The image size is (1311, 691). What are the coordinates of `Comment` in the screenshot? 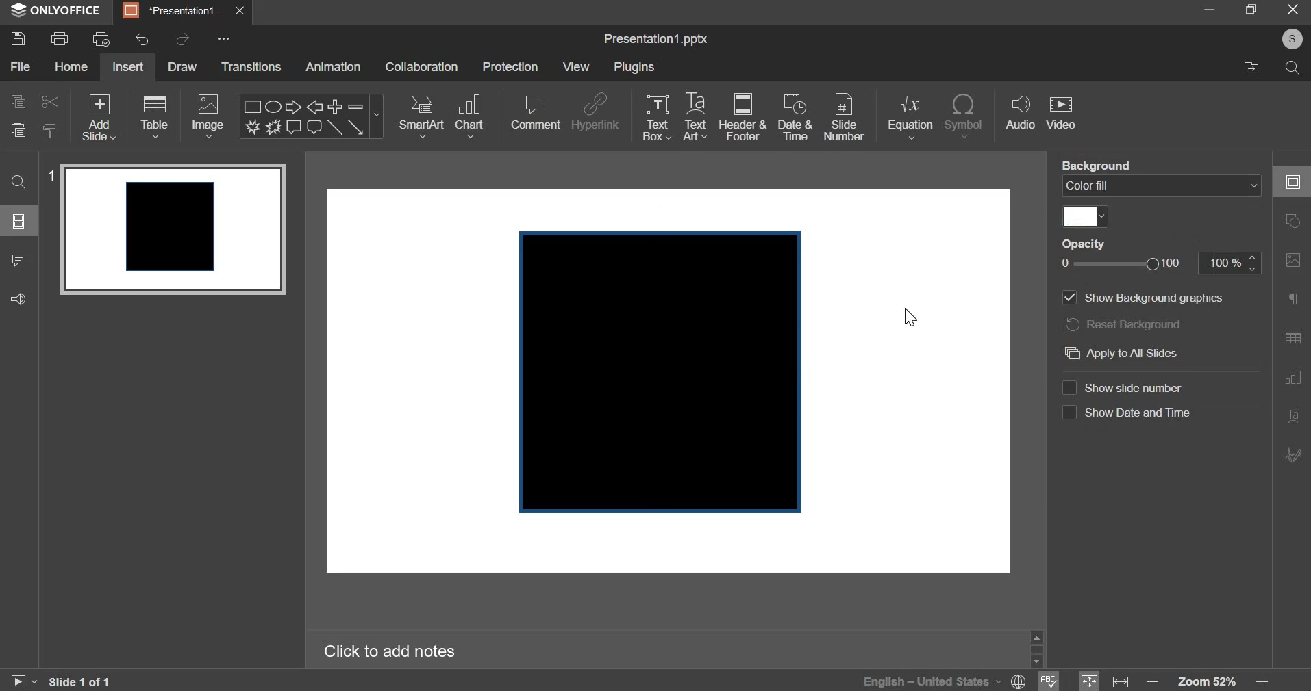 It's located at (295, 128).